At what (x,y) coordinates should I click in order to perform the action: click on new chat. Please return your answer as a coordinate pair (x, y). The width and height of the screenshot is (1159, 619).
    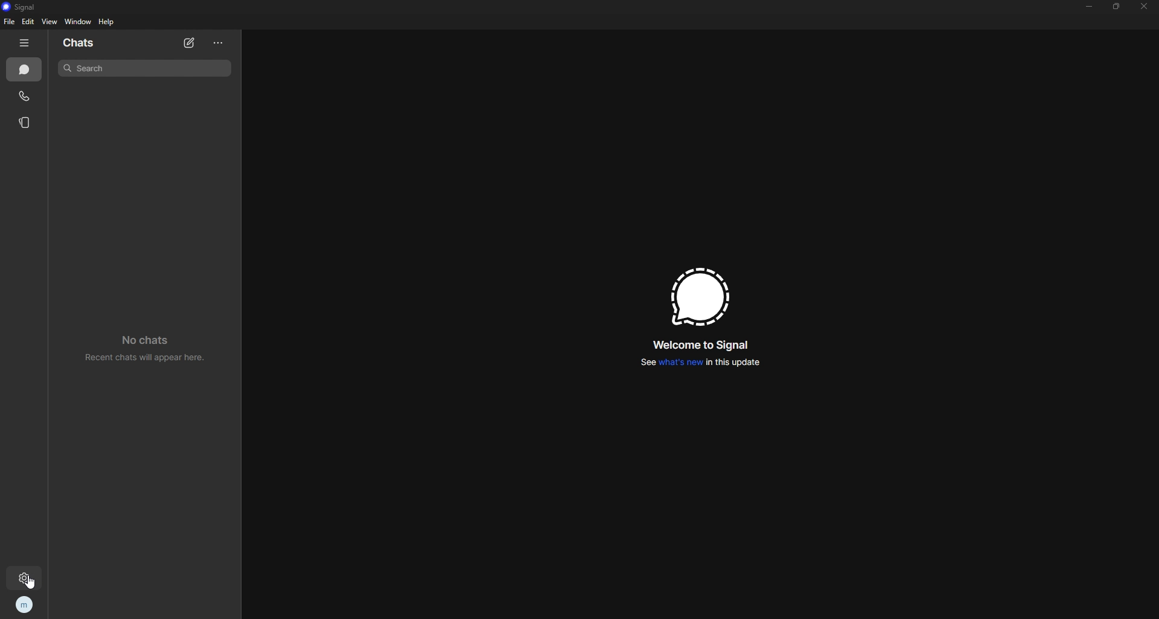
    Looking at the image, I should click on (190, 43).